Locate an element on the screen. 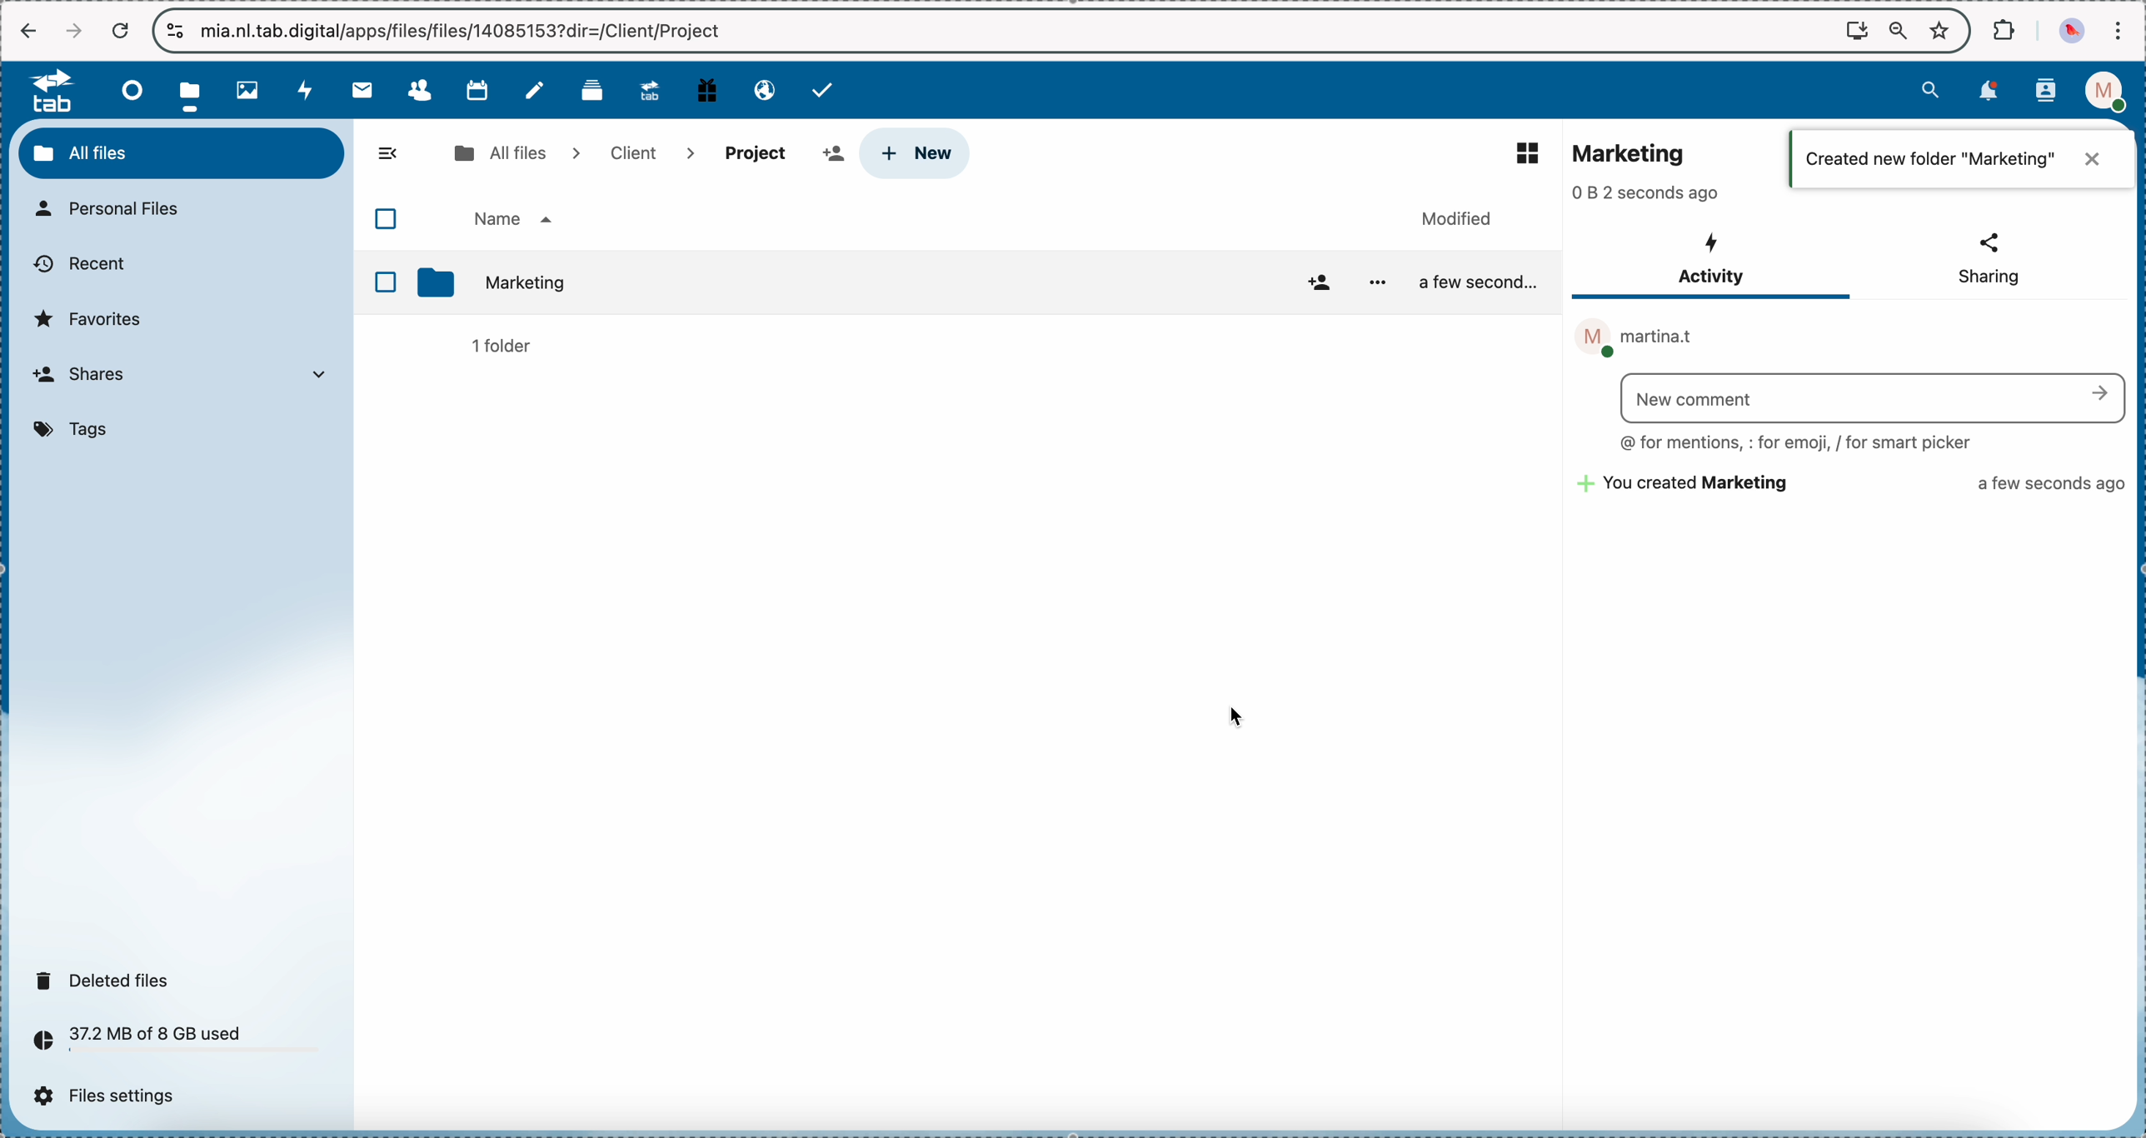 Image resolution: width=2146 pixels, height=1138 pixels. photos is located at coordinates (252, 91).